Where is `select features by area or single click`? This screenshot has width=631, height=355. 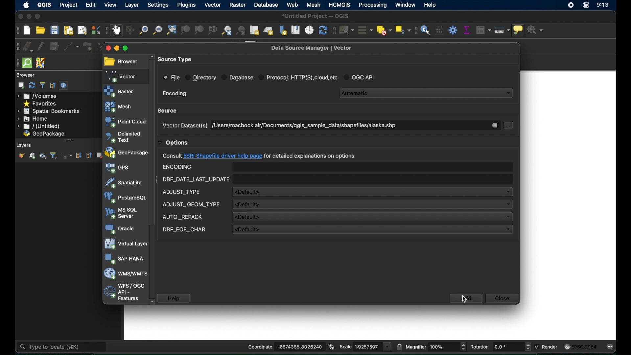 select features by area or single click is located at coordinates (347, 29).